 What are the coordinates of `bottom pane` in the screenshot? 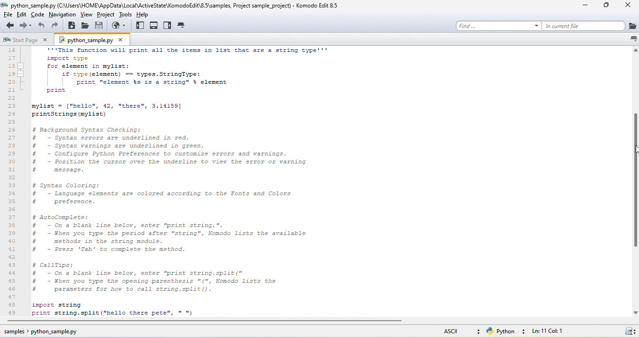 It's located at (154, 26).